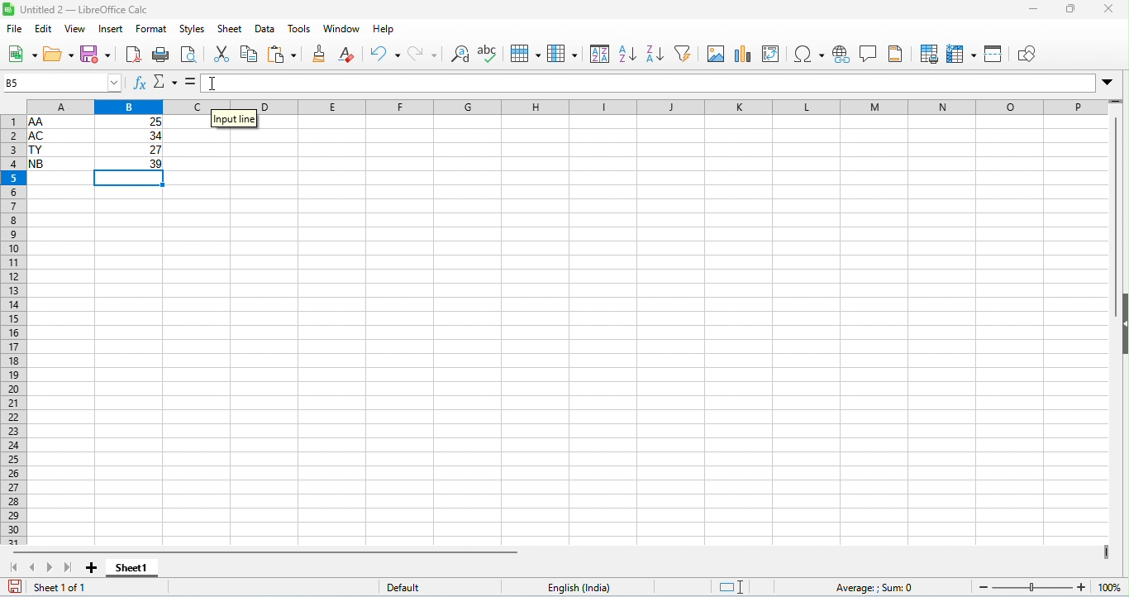  Describe the element at coordinates (1045, 586) in the screenshot. I see `zoom` at that location.